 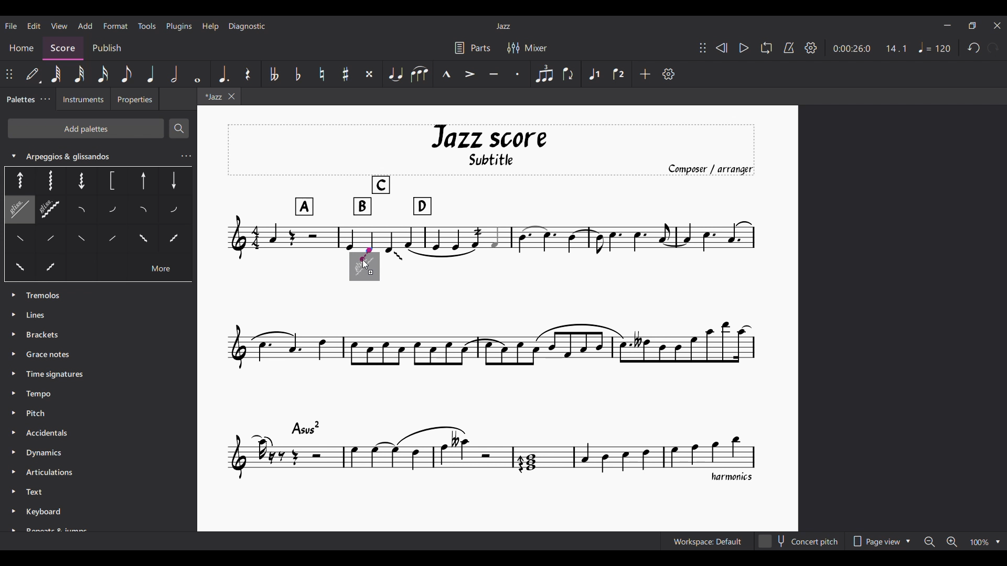 What do you see at coordinates (569, 74) in the screenshot?
I see `Flip direction` at bounding box center [569, 74].